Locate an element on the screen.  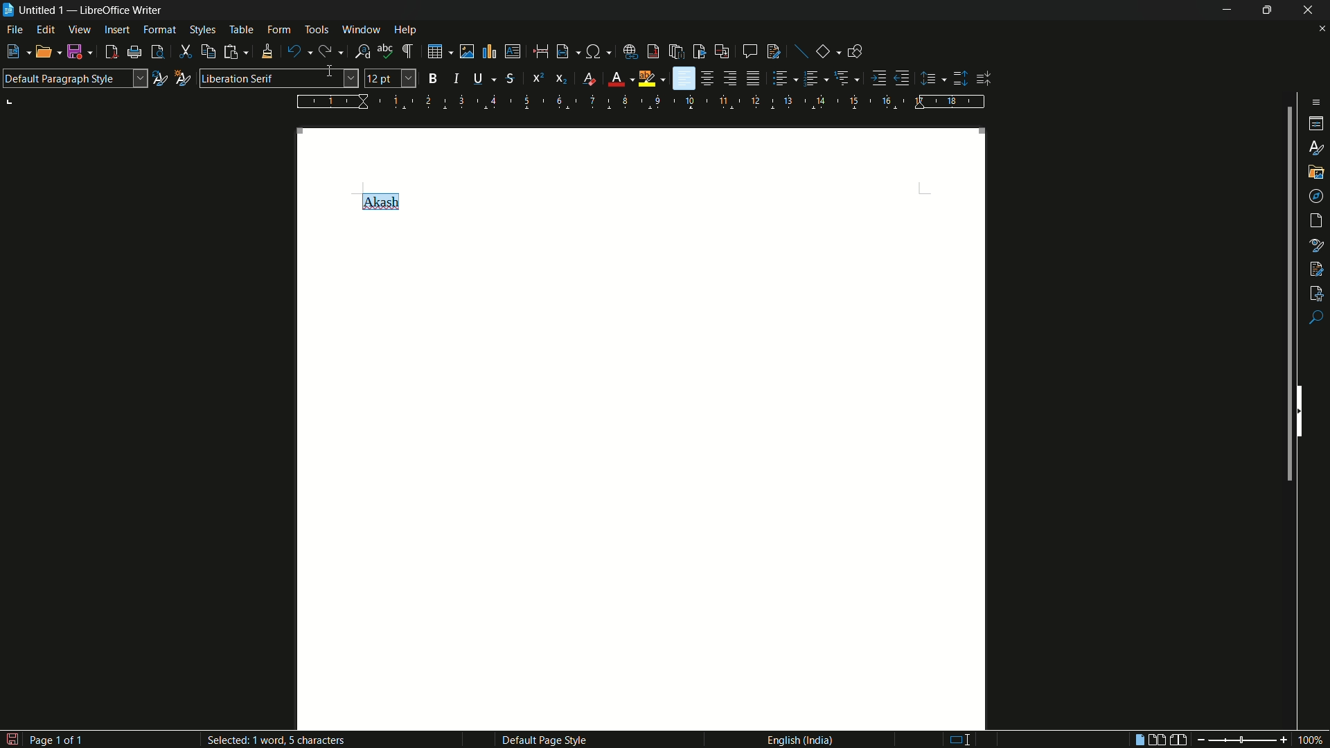
show draw functions is located at coordinates (855, 51).